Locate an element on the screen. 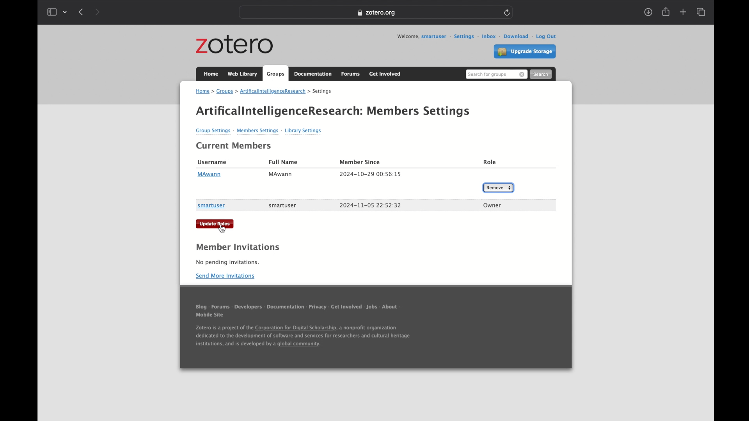  groups is located at coordinates (225, 92).